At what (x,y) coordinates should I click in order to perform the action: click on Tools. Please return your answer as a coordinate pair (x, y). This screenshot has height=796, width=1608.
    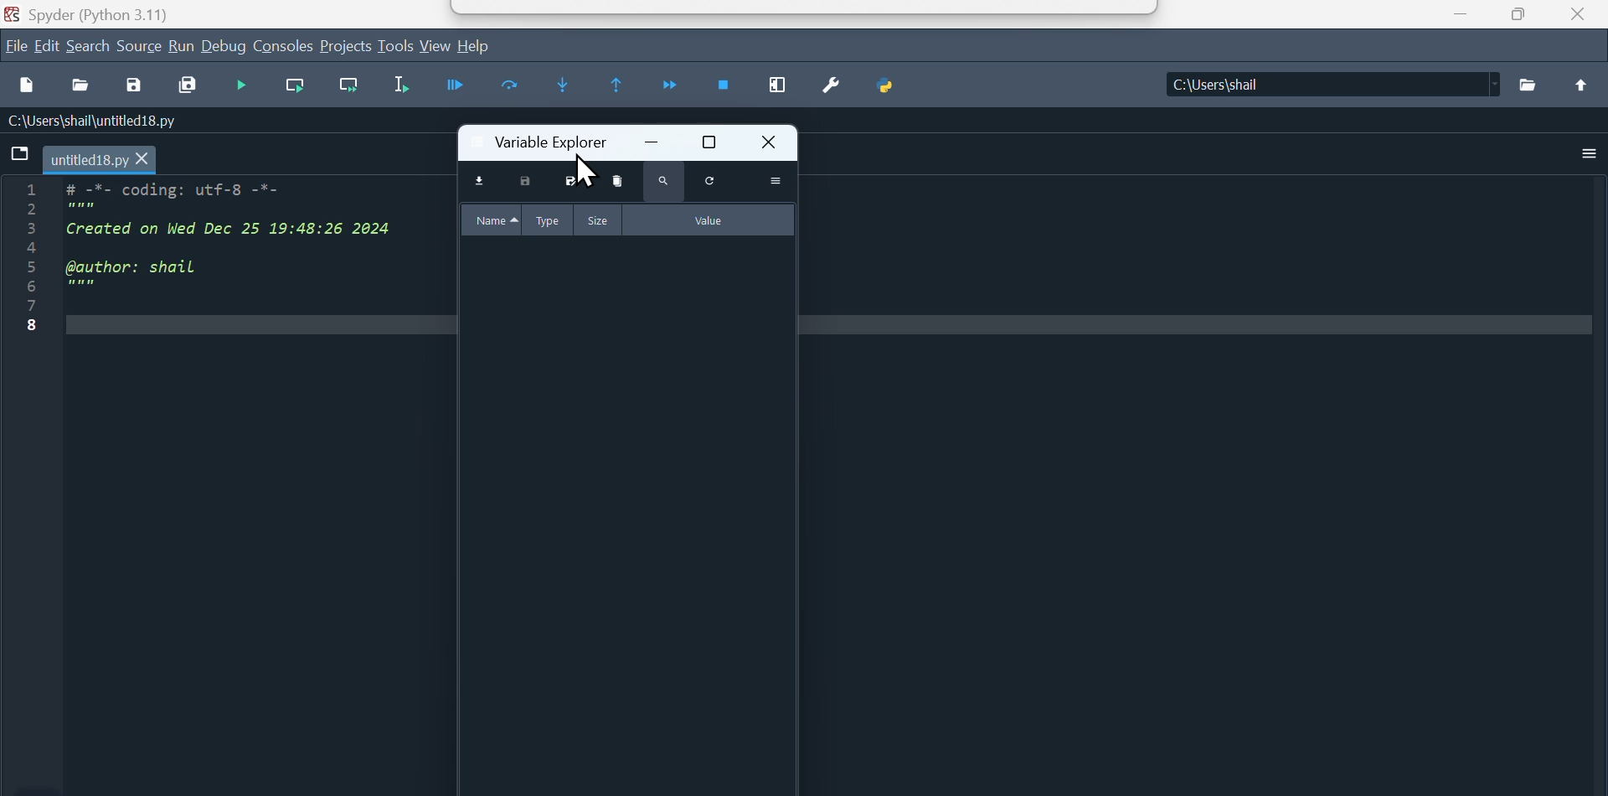
    Looking at the image, I should click on (394, 47).